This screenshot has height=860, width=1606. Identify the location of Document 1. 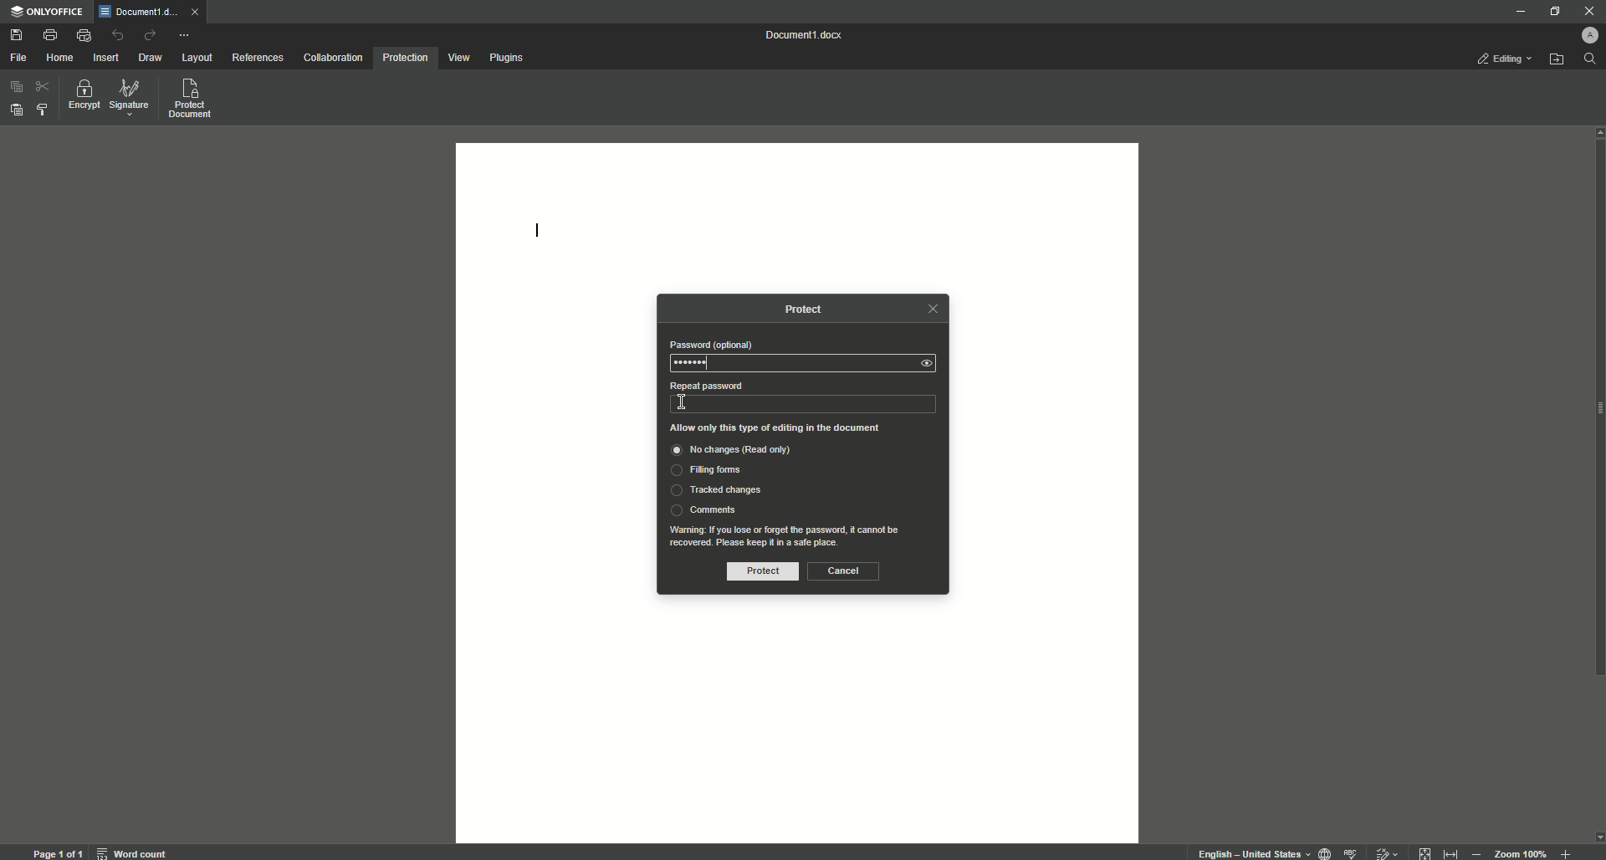
(807, 35).